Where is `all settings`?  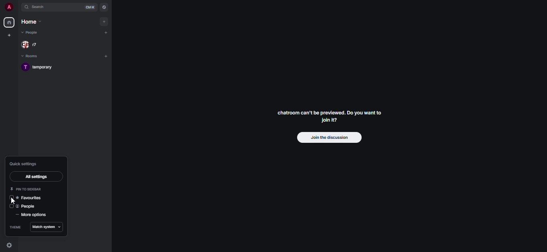
all settings is located at coordinates (34, 176).